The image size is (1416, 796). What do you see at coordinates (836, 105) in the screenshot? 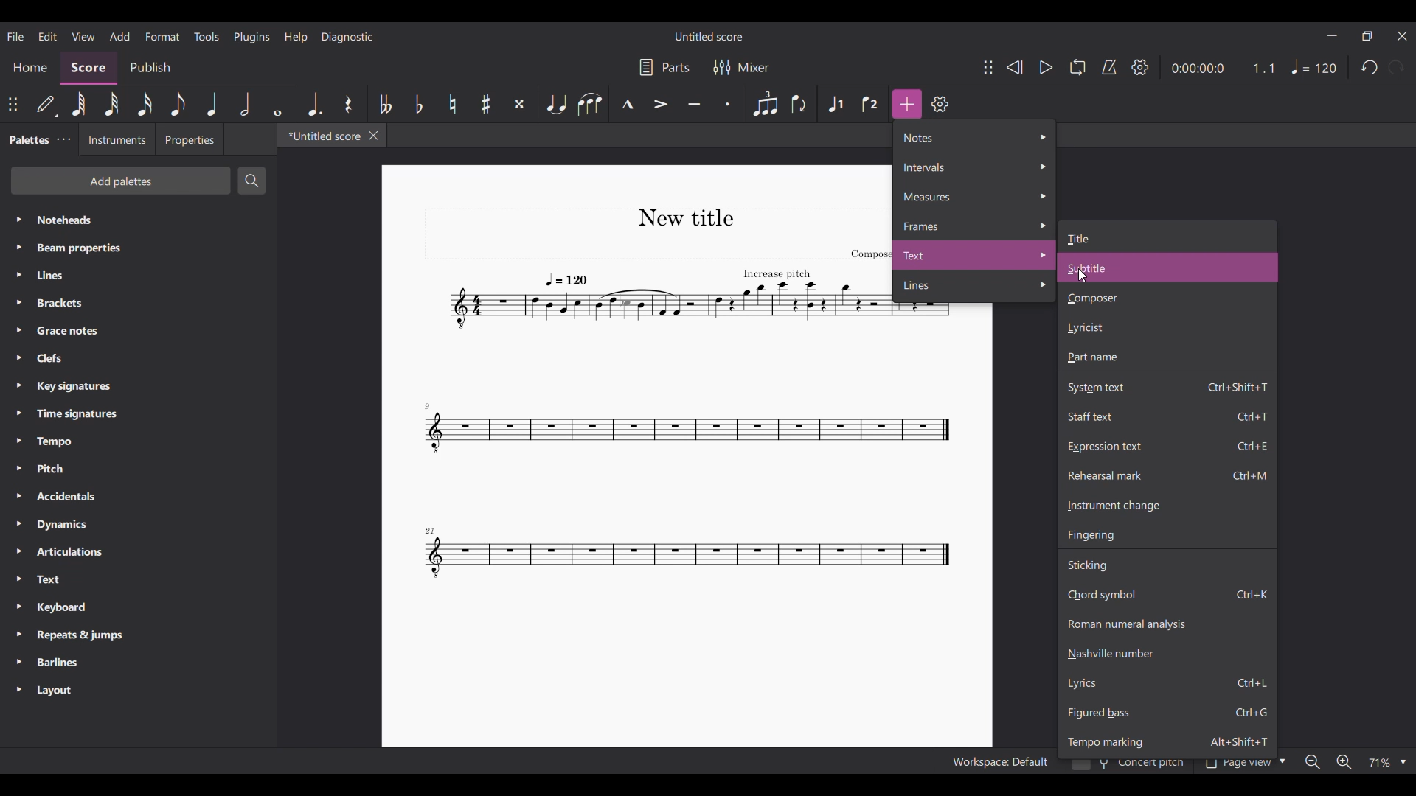
I see `Voice 1` at bounding box center [836, 105].